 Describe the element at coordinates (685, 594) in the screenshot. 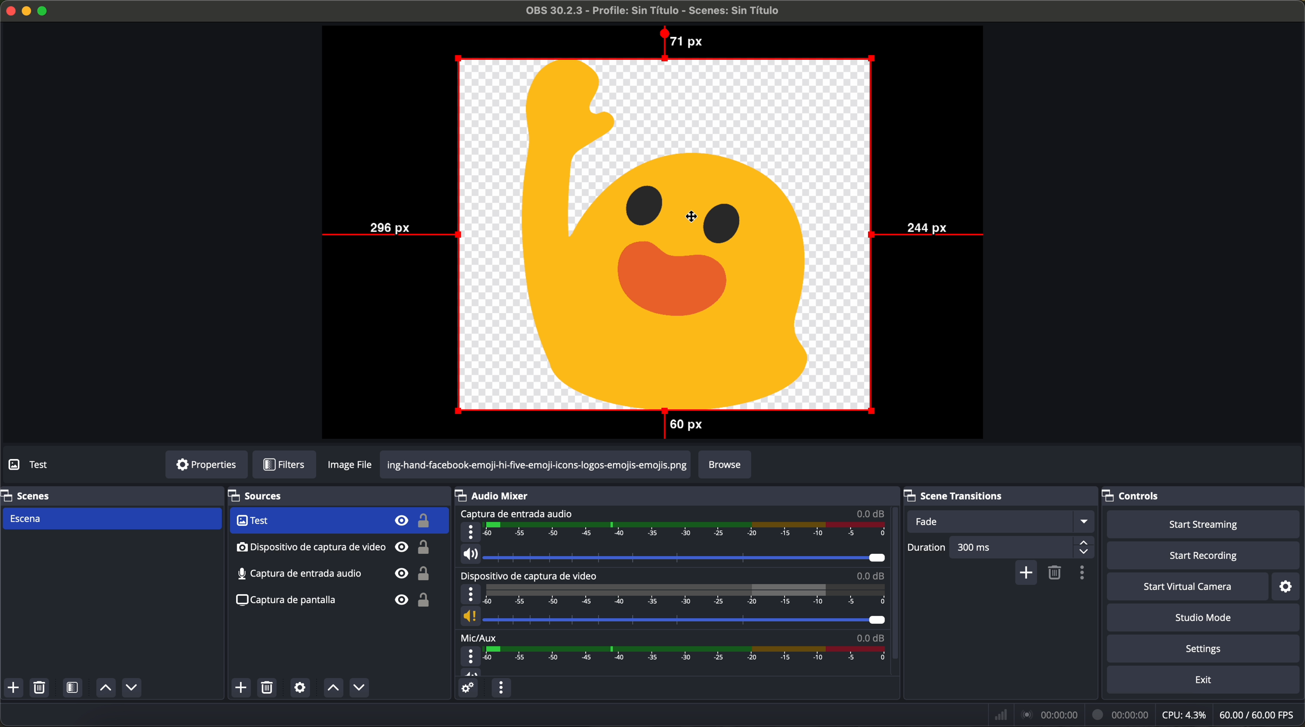

I see `timeline` at that location.